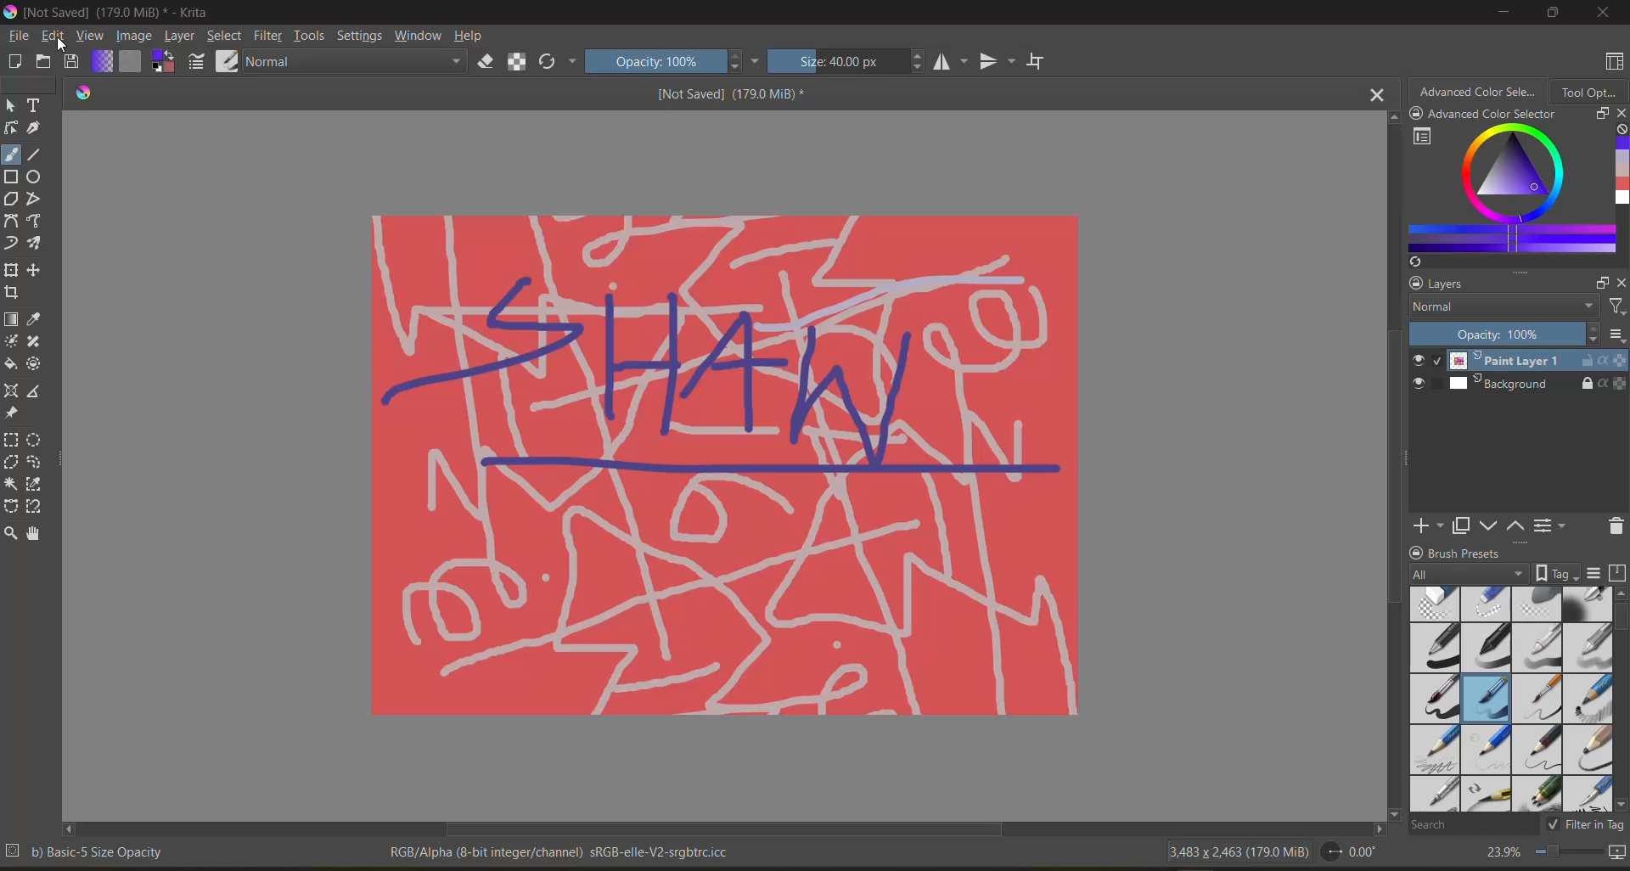 The height and width of the screenshot is (871, 1630). I want to click on Assistant tool, so click(12, 391).